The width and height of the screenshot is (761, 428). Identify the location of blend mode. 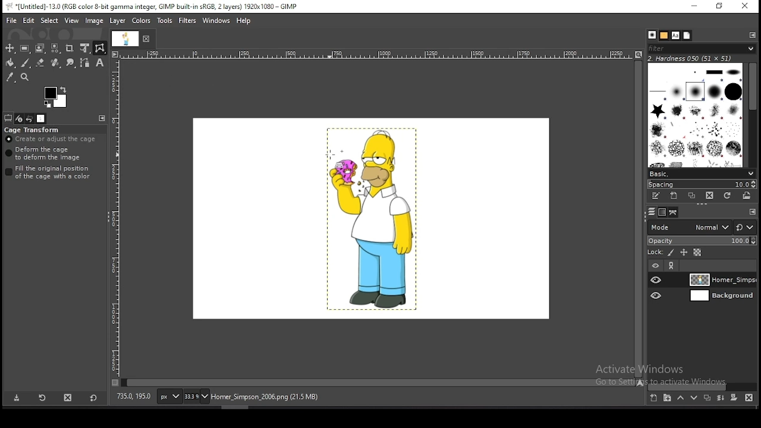
(687, 226).